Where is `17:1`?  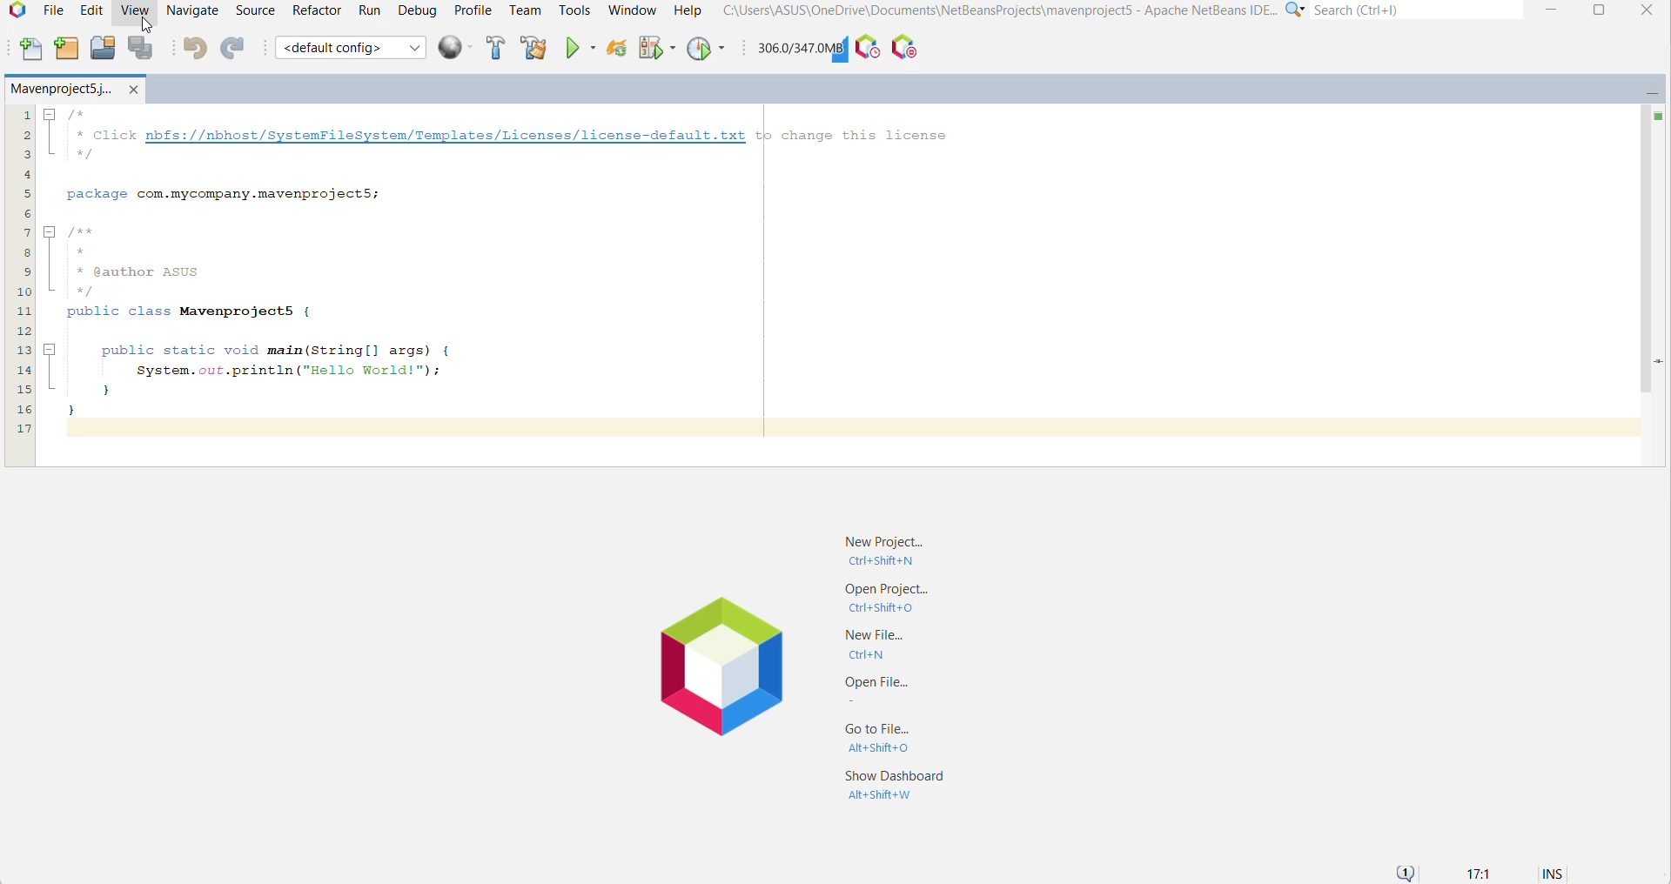
17:1 is located at coordinates (1490, 874).